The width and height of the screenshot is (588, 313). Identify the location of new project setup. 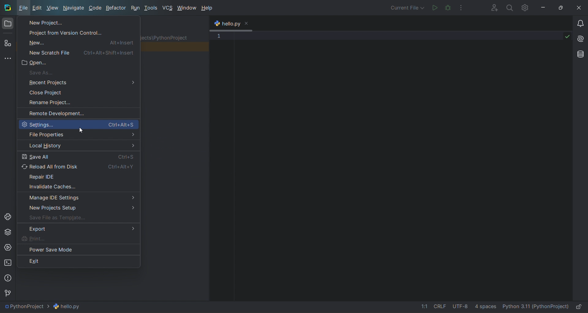
(78, 207).